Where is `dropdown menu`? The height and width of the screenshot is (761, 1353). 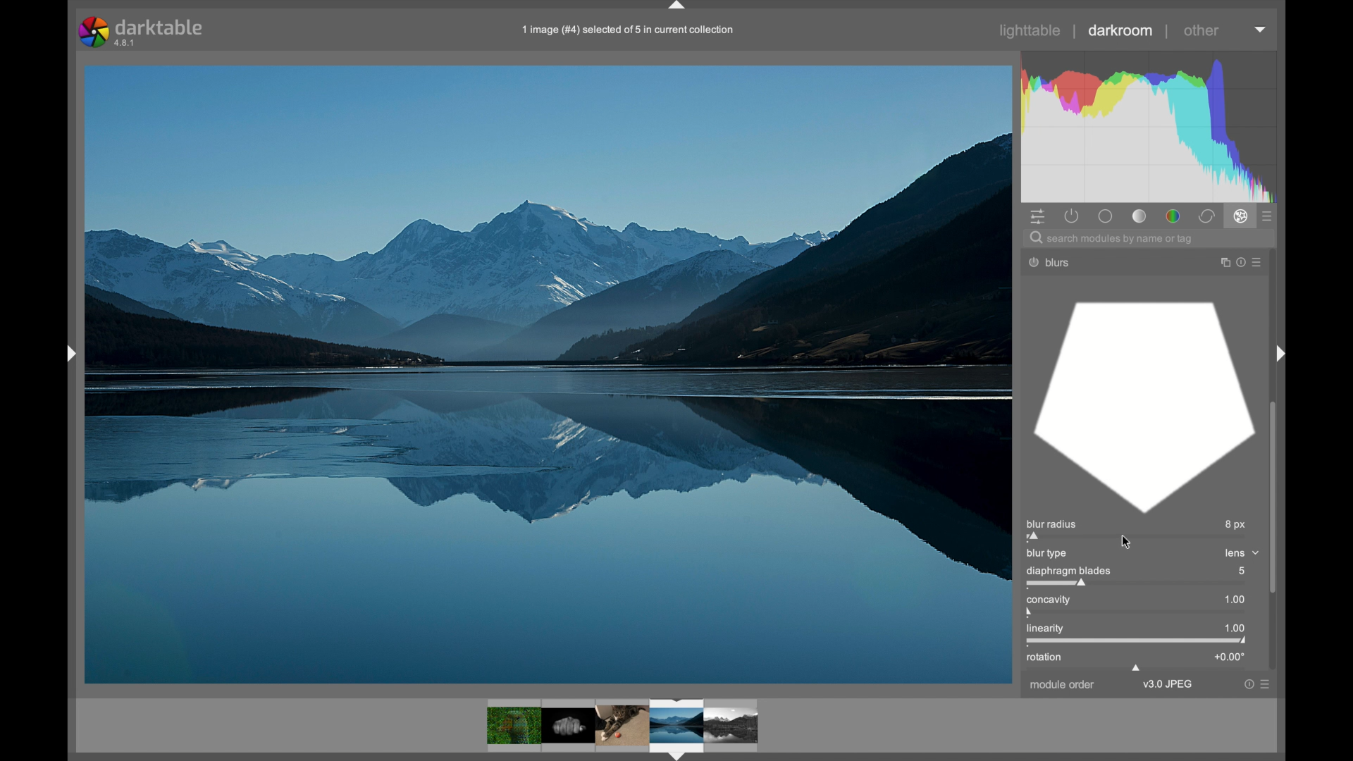 dropdown menu is located at coordinates (1261, 30).